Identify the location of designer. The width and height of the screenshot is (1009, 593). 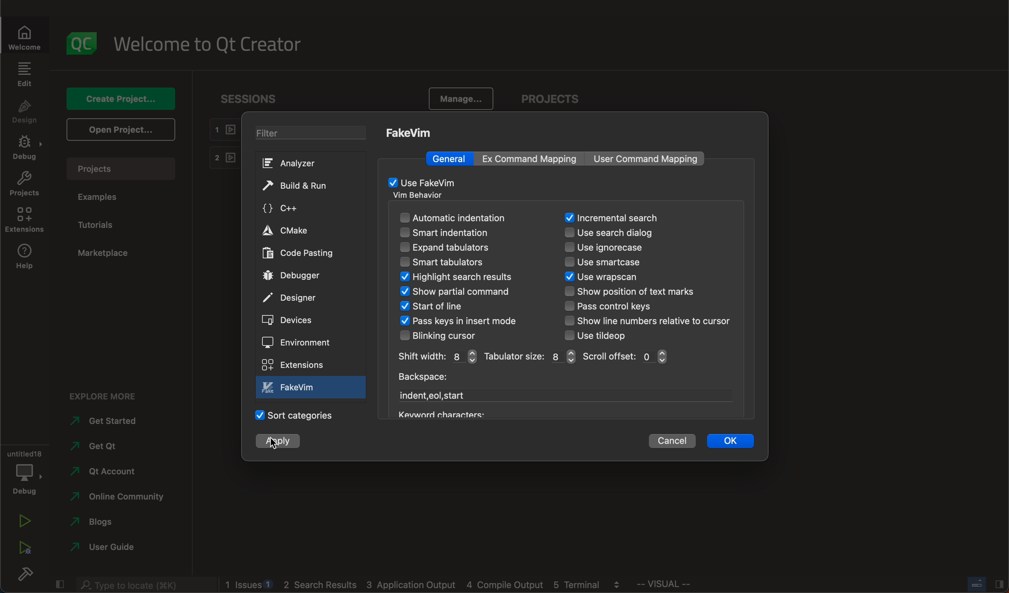
(294, 298).